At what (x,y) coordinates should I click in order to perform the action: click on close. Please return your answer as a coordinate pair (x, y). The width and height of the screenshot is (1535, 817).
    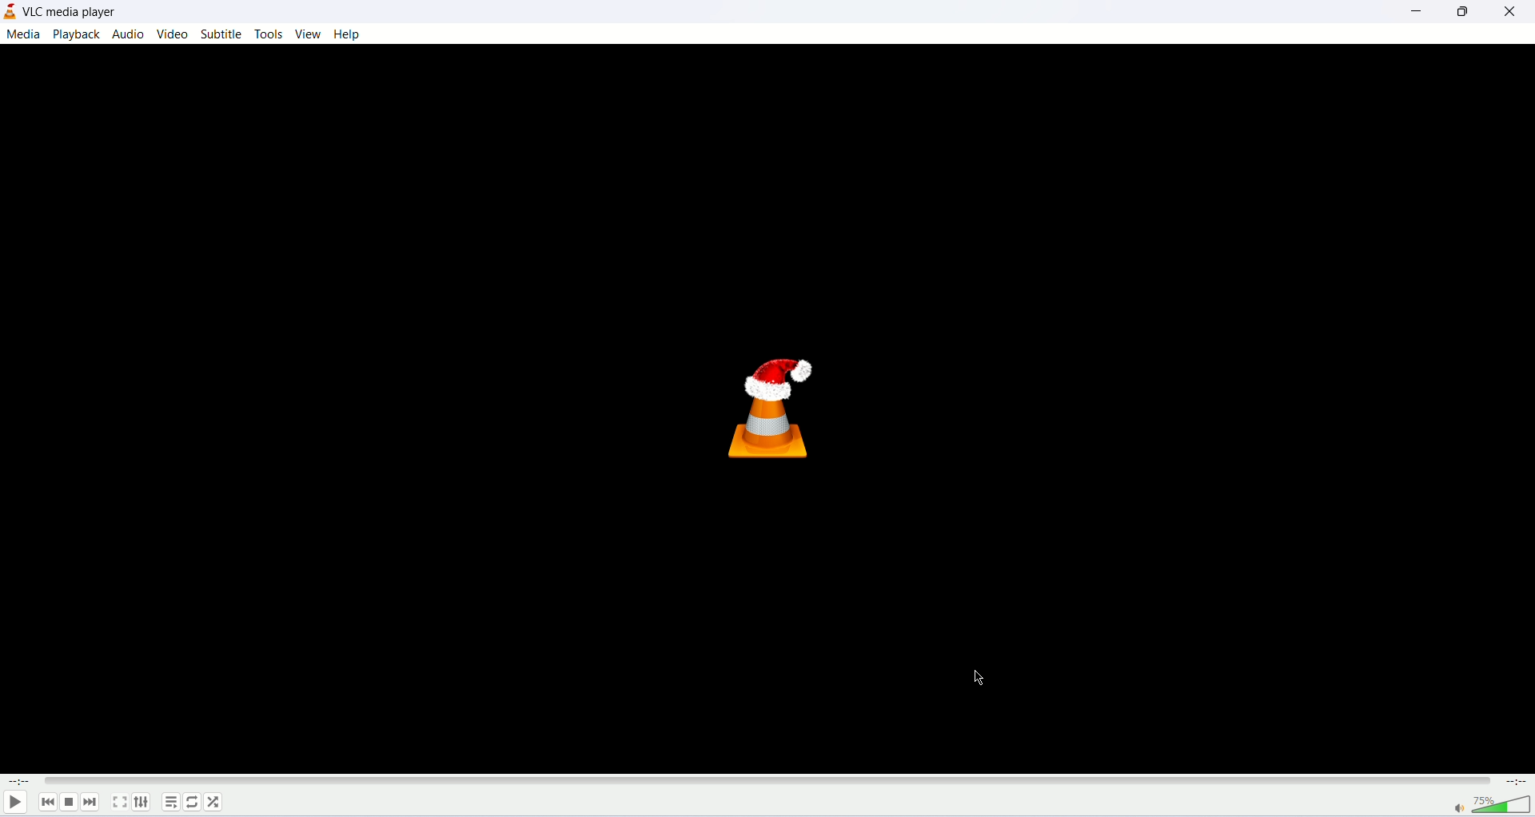
    Looking at the image, I should click on (1510, 12).